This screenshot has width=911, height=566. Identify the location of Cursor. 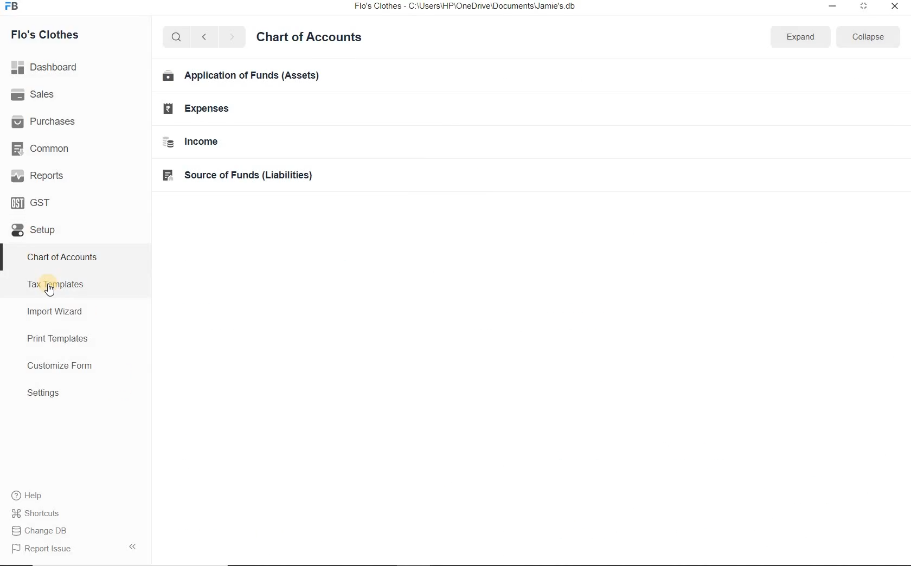
(51, 290).